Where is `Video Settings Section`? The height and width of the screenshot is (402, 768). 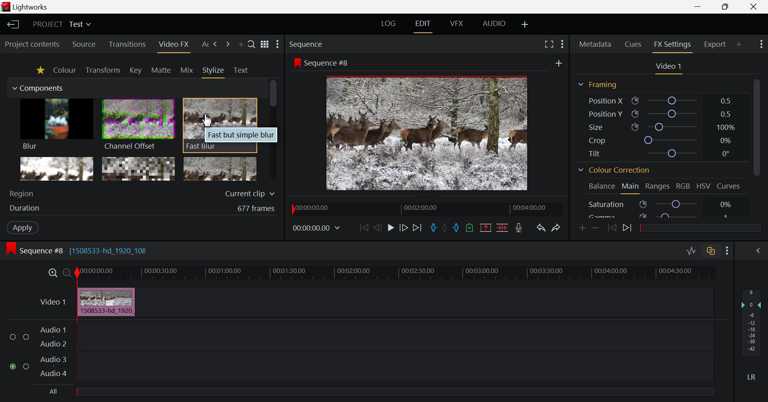 Video Settings Section is located at coordinates (668, 67).